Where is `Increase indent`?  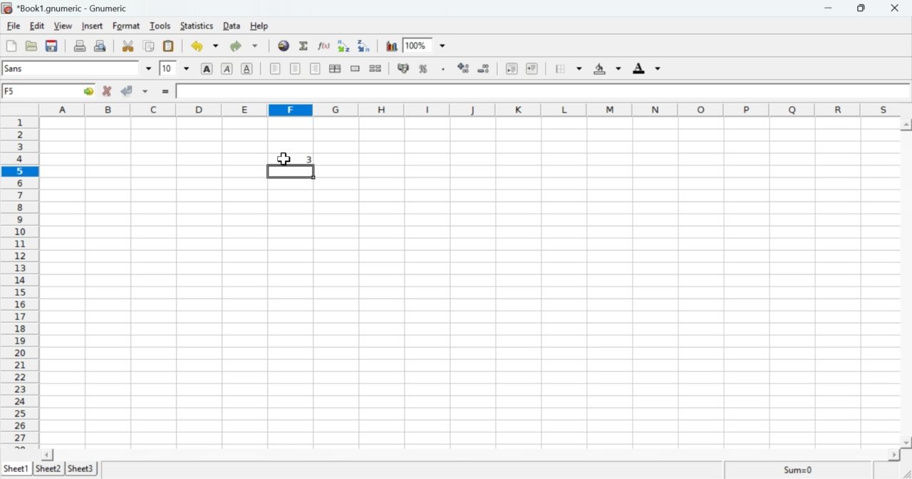 Increase indent is located at coordinates (532, 67).